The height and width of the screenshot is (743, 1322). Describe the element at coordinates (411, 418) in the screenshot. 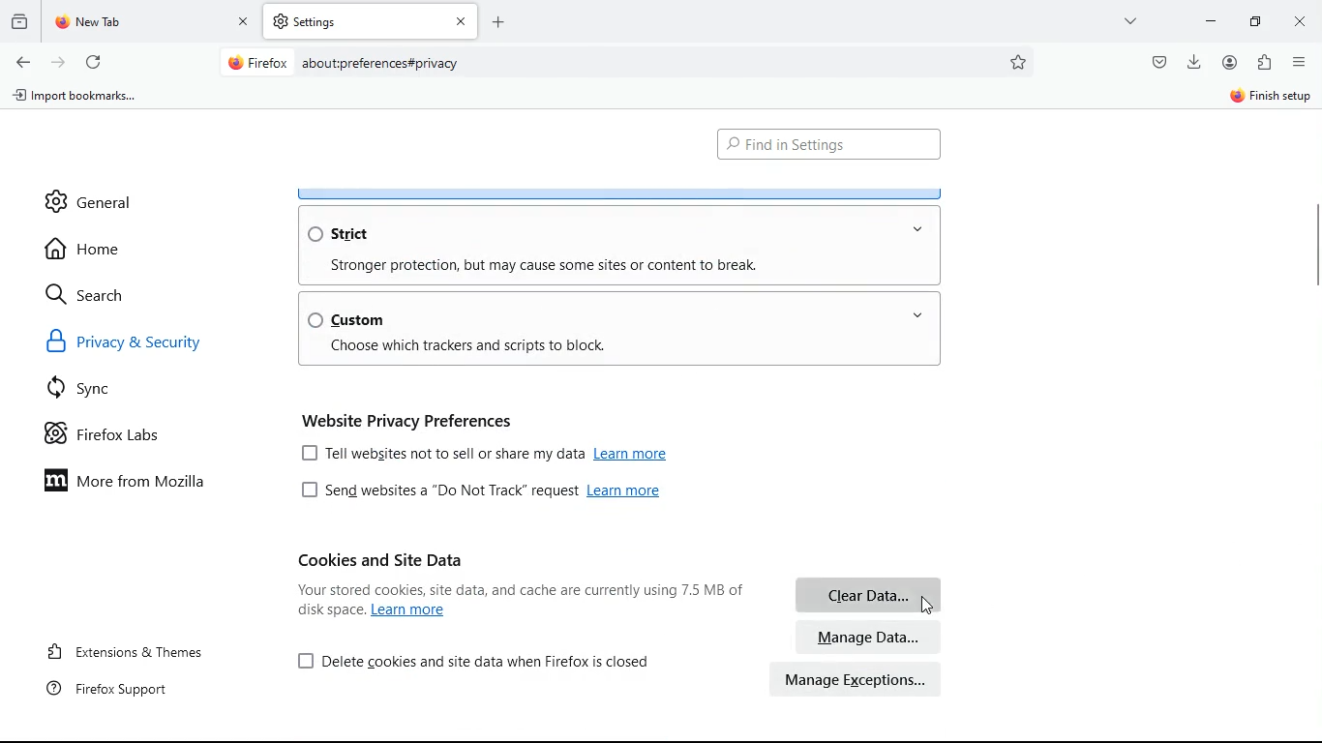

I see `website privacy preferences` at that location.